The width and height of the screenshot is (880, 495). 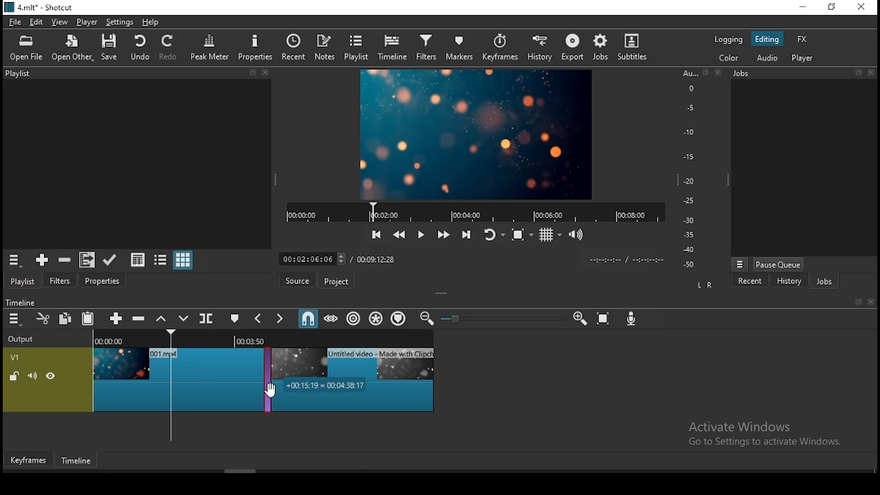 What do you see at coordinates (41, 260) in the screenshot?
I see `add the source to the playlist` at bounding box center [41, 260].